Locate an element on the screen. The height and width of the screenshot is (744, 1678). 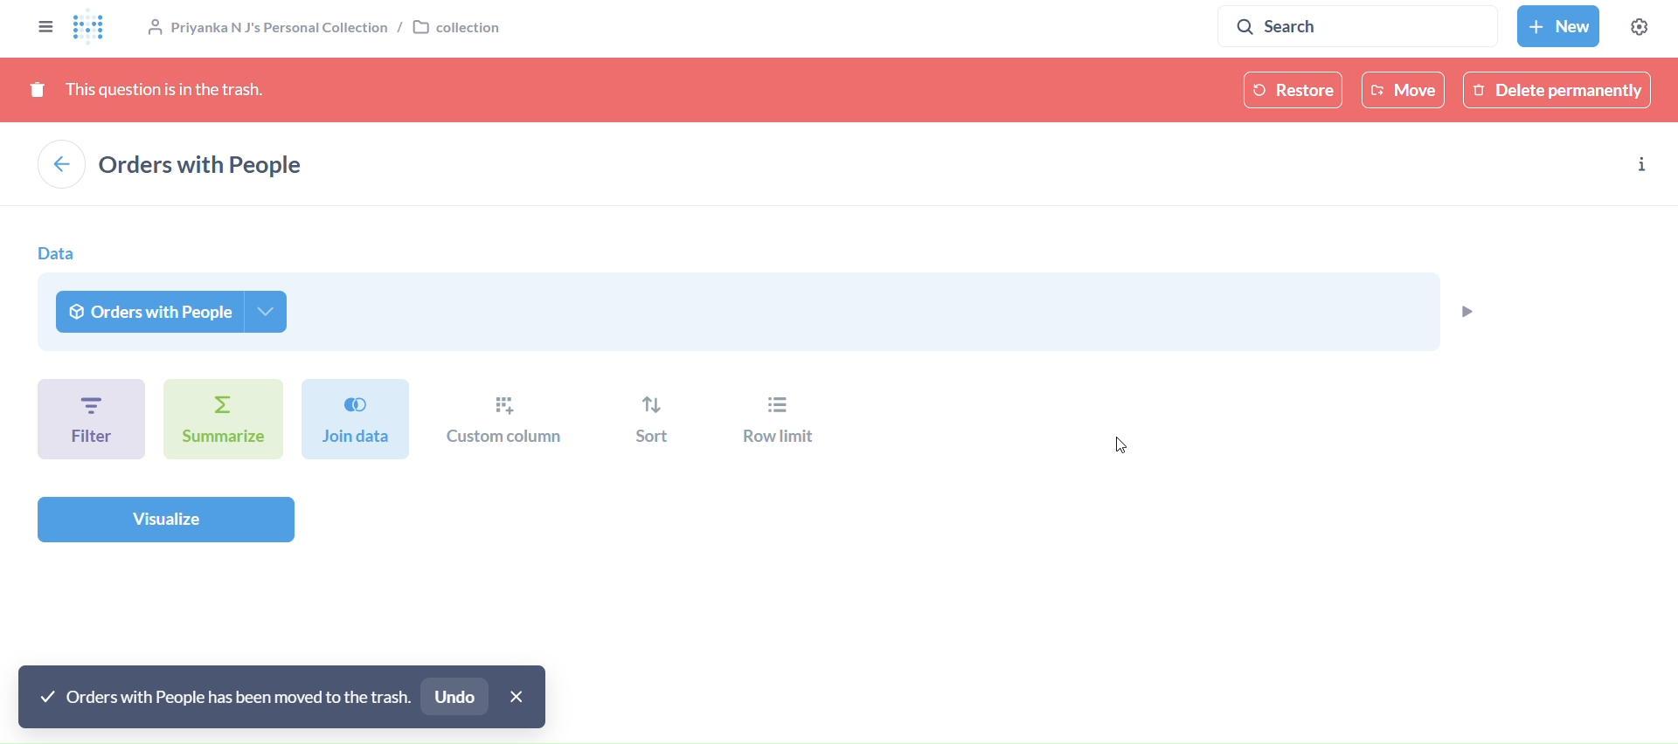
Settings is located at coordinates (1643, 24).